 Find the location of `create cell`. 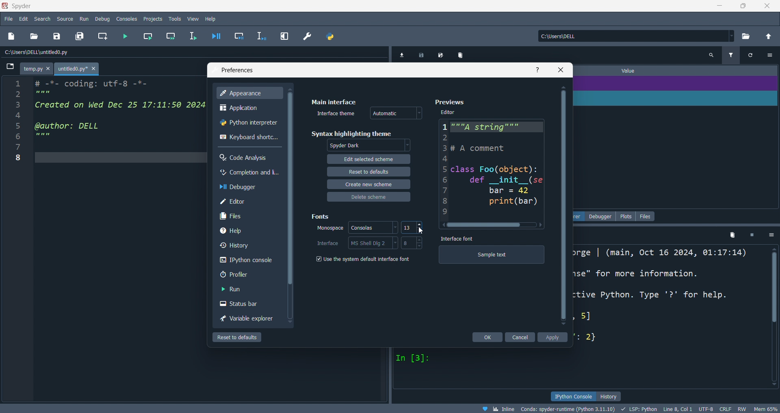

create cell is located at coordinates (103, 37).